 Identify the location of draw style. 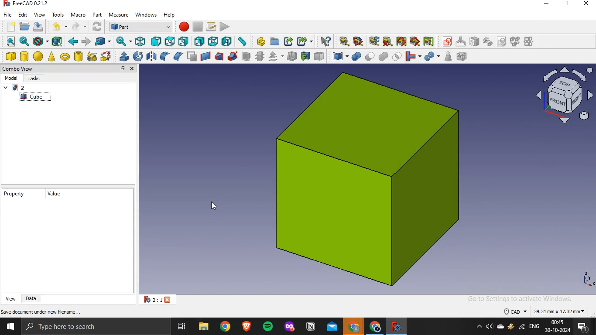
(38, 41).